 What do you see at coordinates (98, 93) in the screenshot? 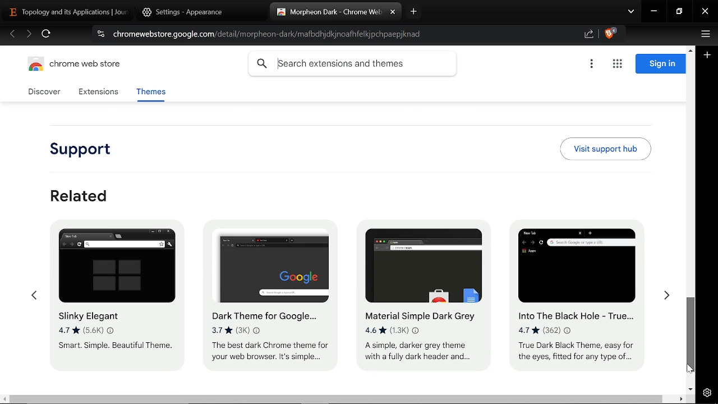
I see `Extensions` at bounding box center [98, 93].